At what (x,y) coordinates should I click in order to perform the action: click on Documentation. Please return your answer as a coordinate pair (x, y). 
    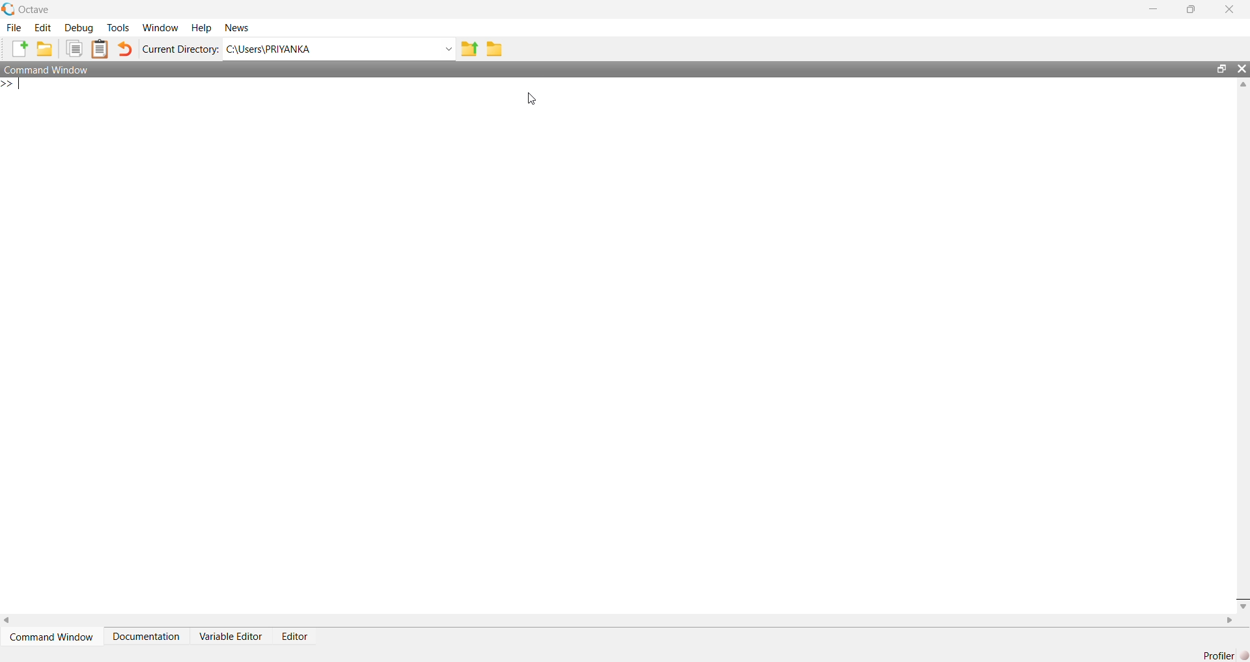
    Looking at the image, I should click on (145, 636).